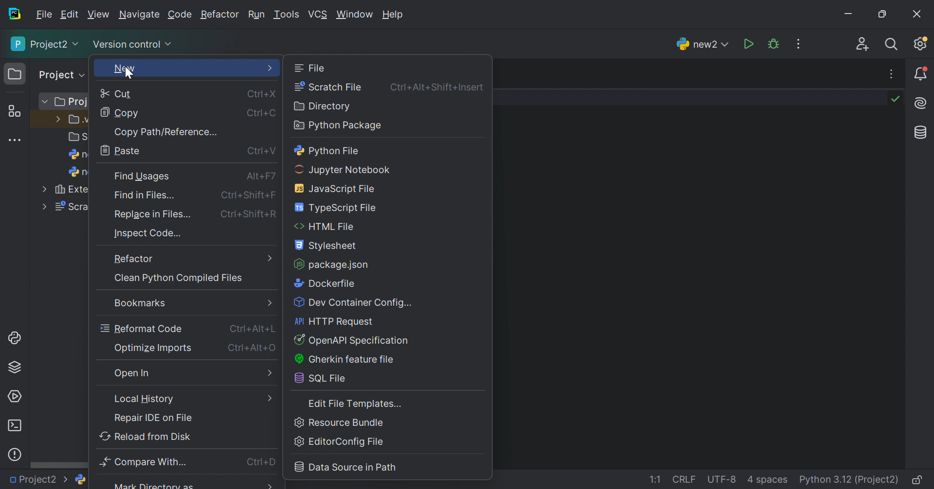 This screenshot has height=489, width=934. What do you see at coordinates (180, 278) in the screenshot?
I see `Clean python compiled files` at bounding box center [180, 278].